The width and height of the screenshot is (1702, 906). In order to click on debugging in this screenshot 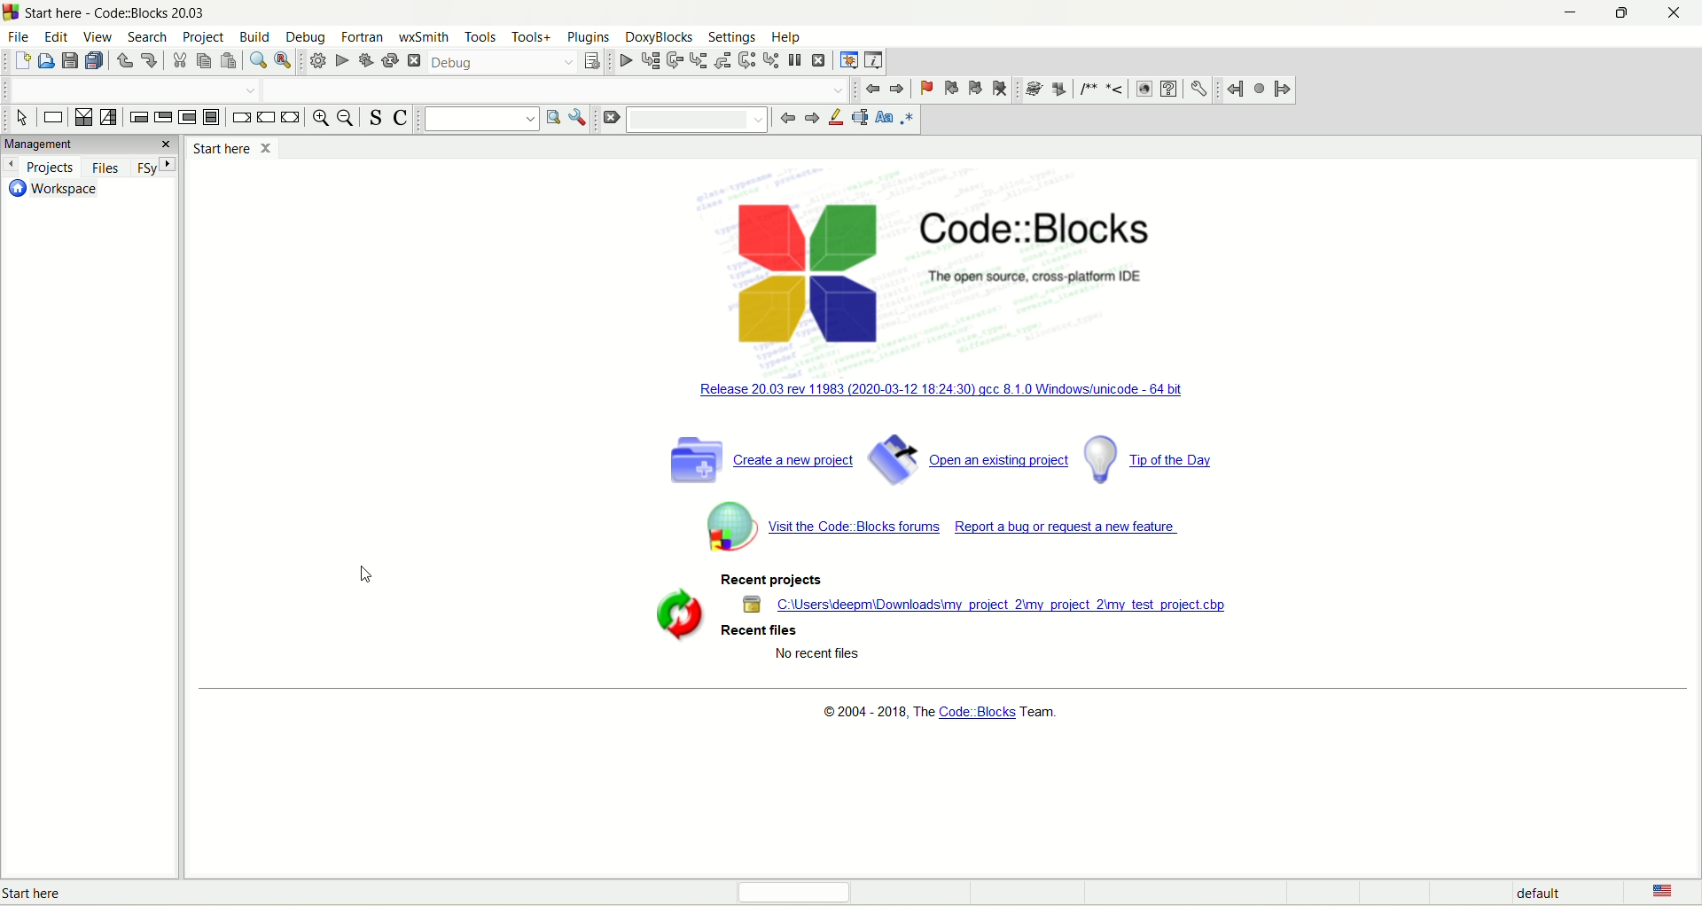, I will do `click(847, 61)`.